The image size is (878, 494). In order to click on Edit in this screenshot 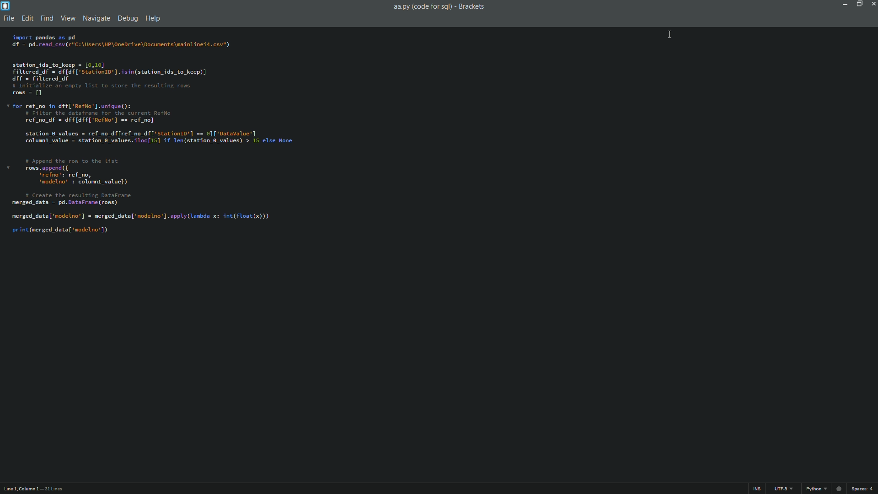, I will do `click(27, 18)`.